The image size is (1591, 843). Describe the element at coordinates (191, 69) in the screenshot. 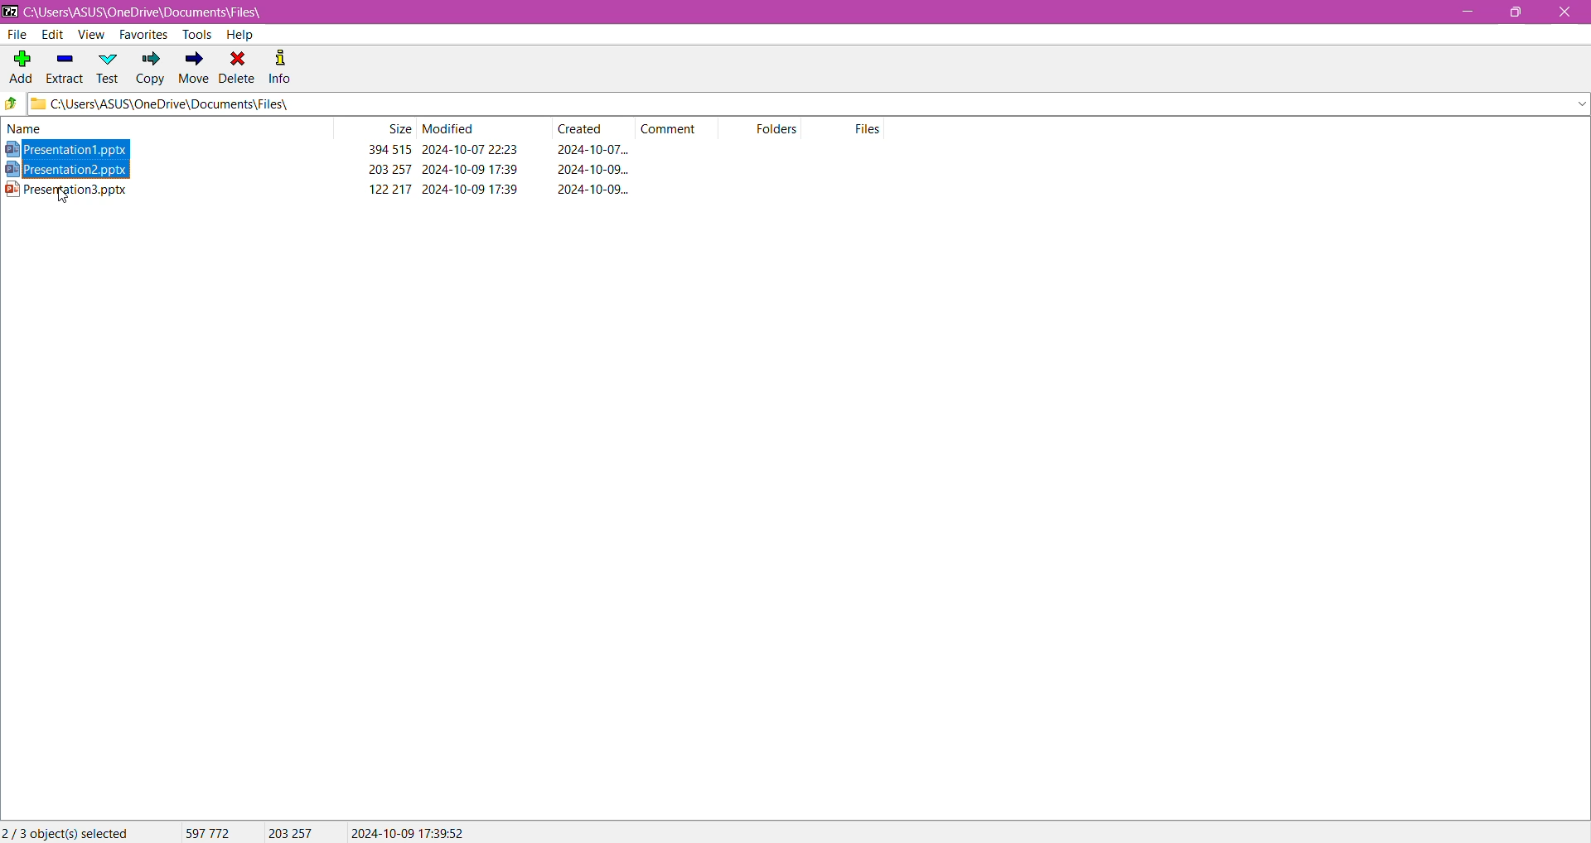

I see `Move` at that location.